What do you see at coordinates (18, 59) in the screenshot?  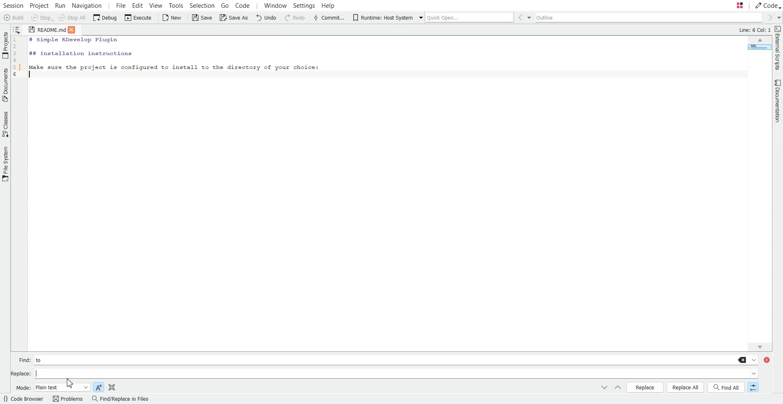 I see `Code line` at bounding box center [18, 59].